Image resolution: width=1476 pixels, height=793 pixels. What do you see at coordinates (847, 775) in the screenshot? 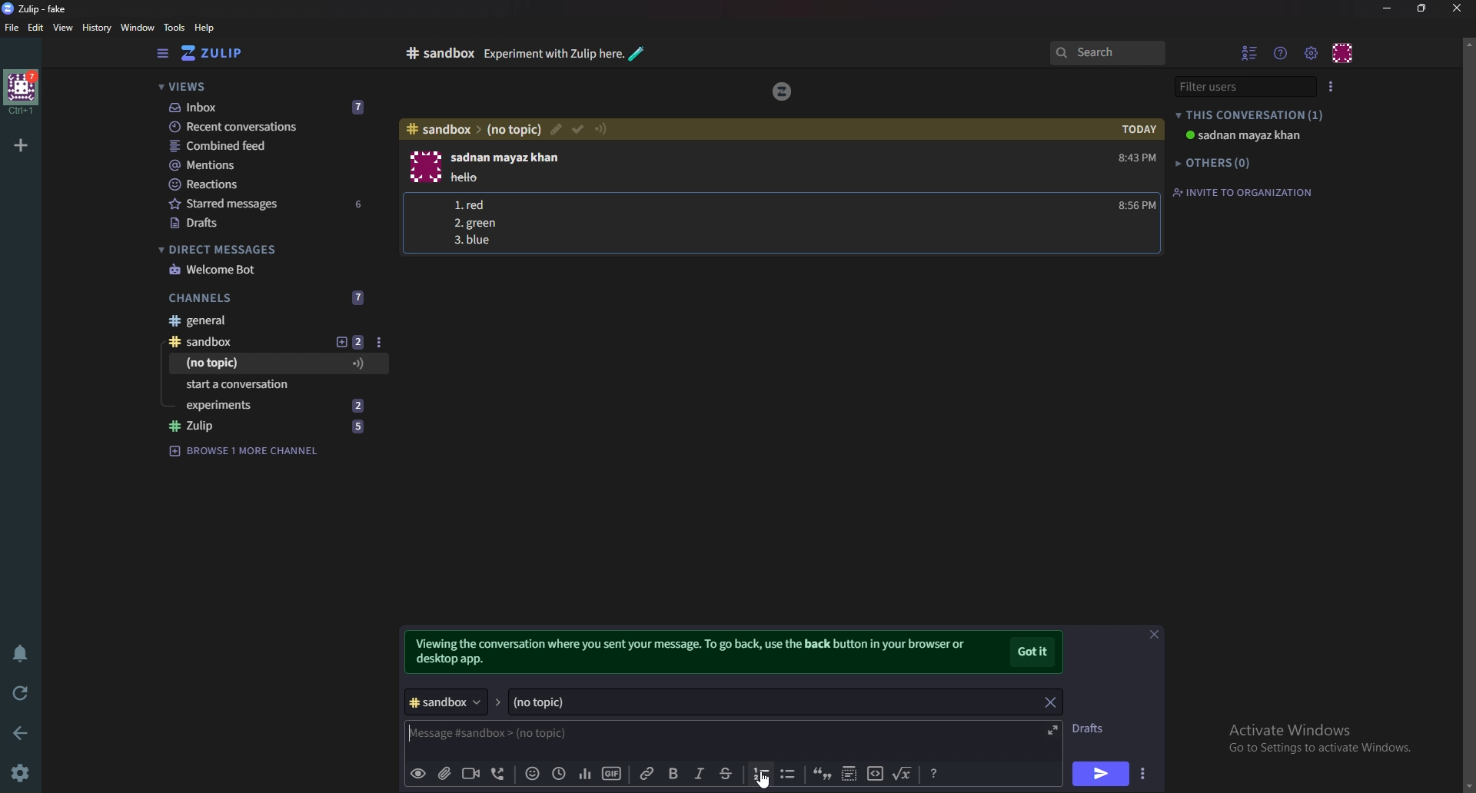
I see `Spoiler` at bounding box center [847, 775].